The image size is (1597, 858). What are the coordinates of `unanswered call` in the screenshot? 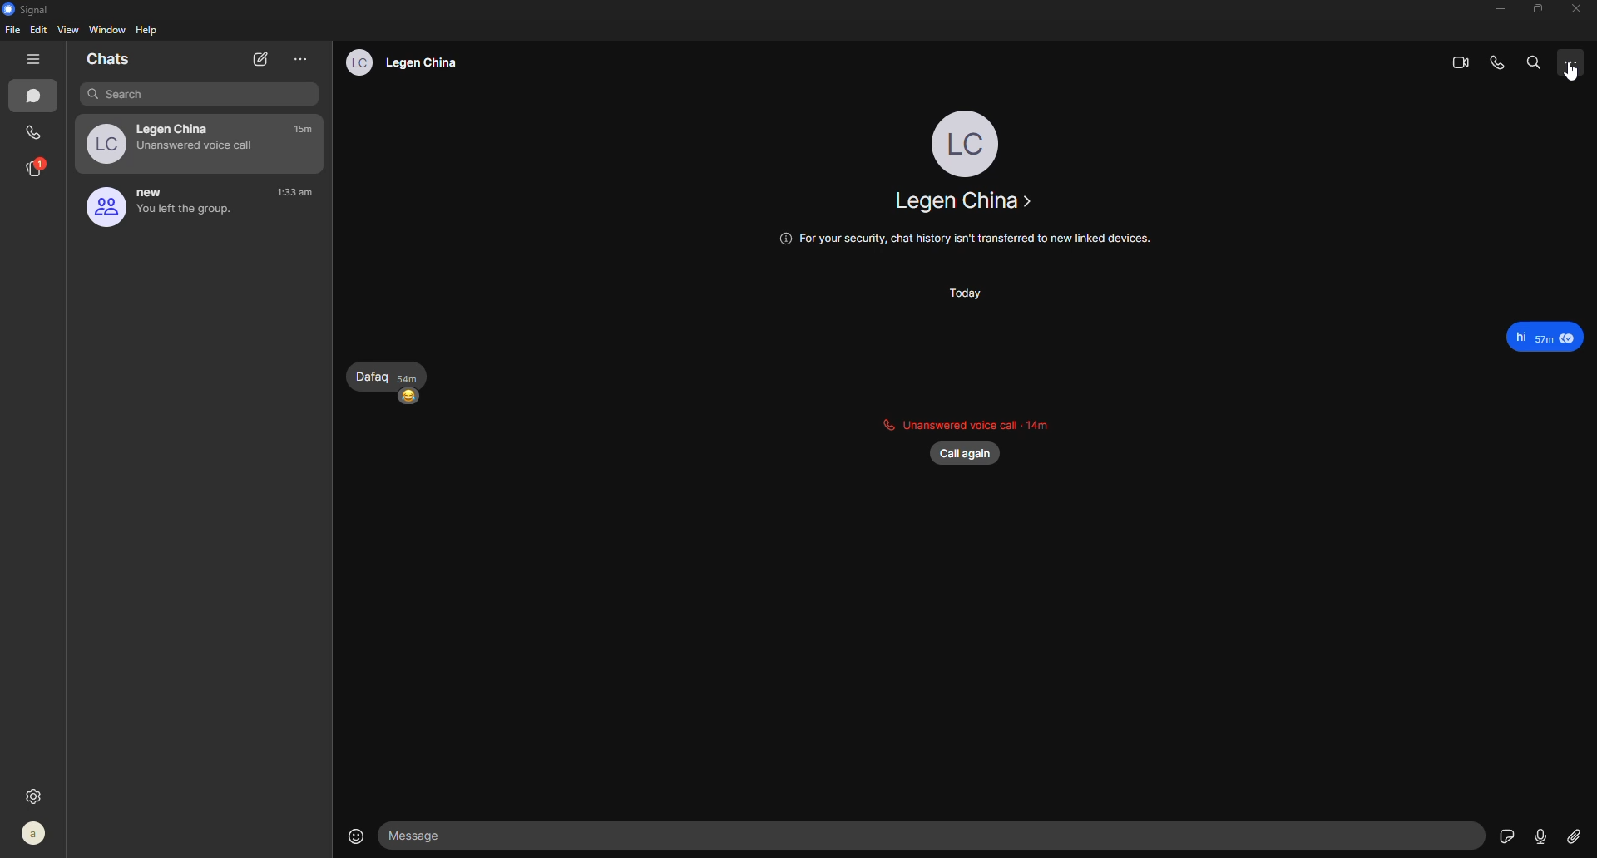 It's located at (969, 421).